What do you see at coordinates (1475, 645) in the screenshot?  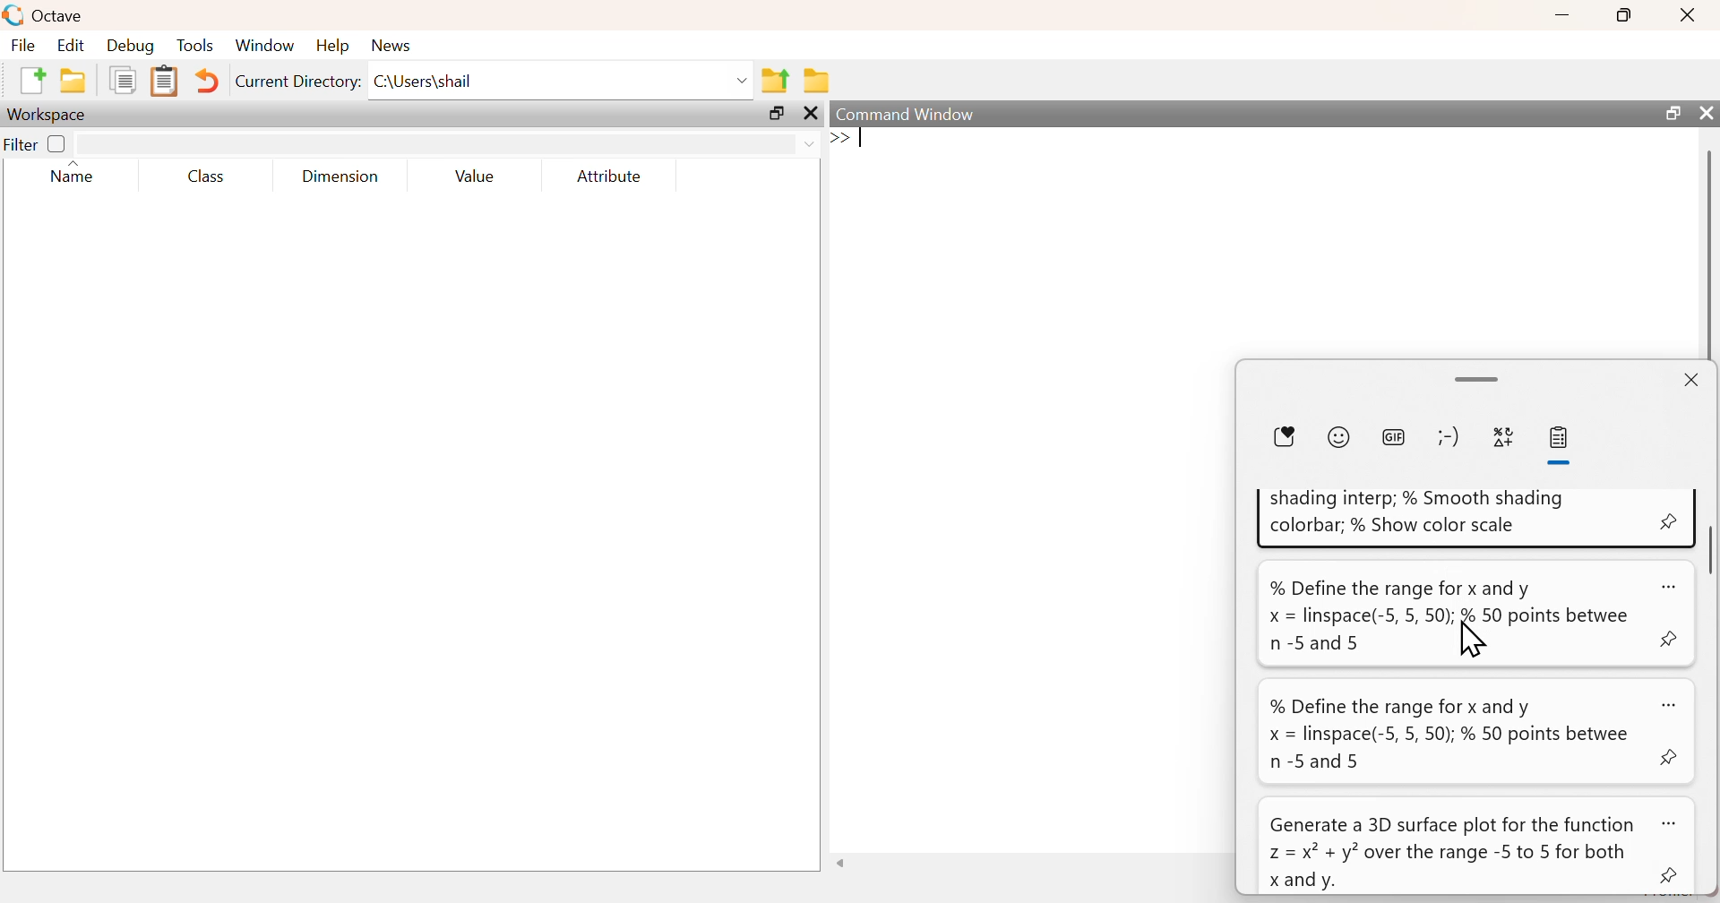 I see `cursor` at bounding box center [1475, 645].